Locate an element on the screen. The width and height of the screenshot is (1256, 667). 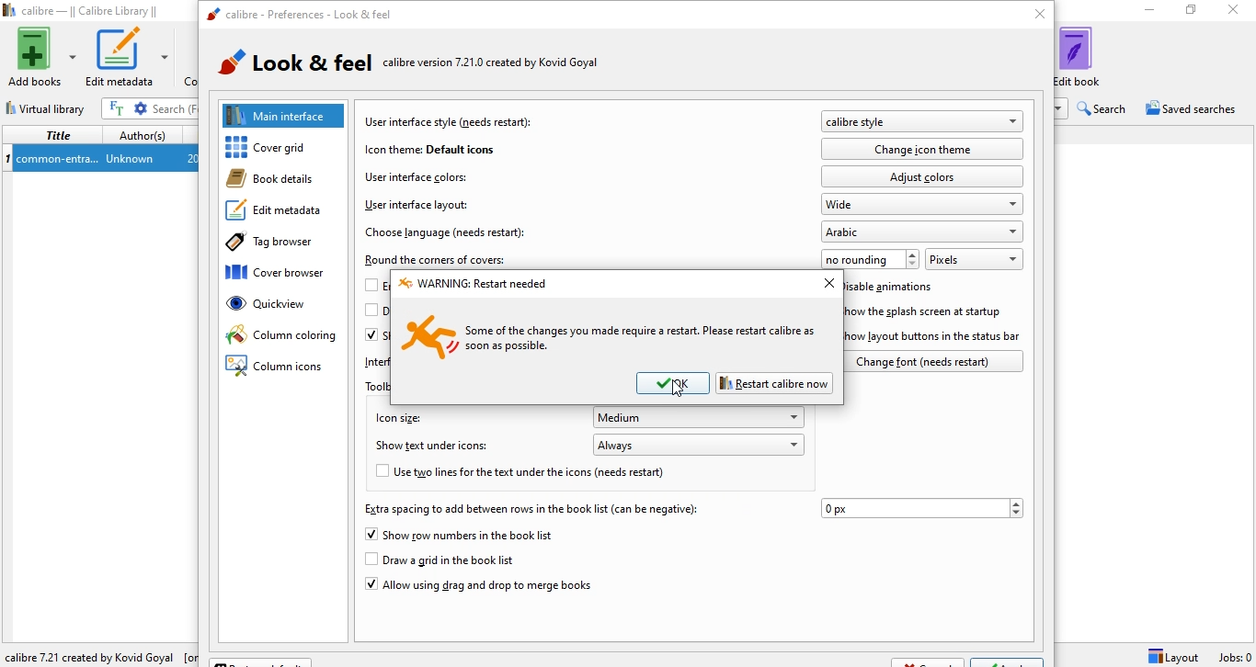
disable notifications on job completion is located at coordinates (372, 314).